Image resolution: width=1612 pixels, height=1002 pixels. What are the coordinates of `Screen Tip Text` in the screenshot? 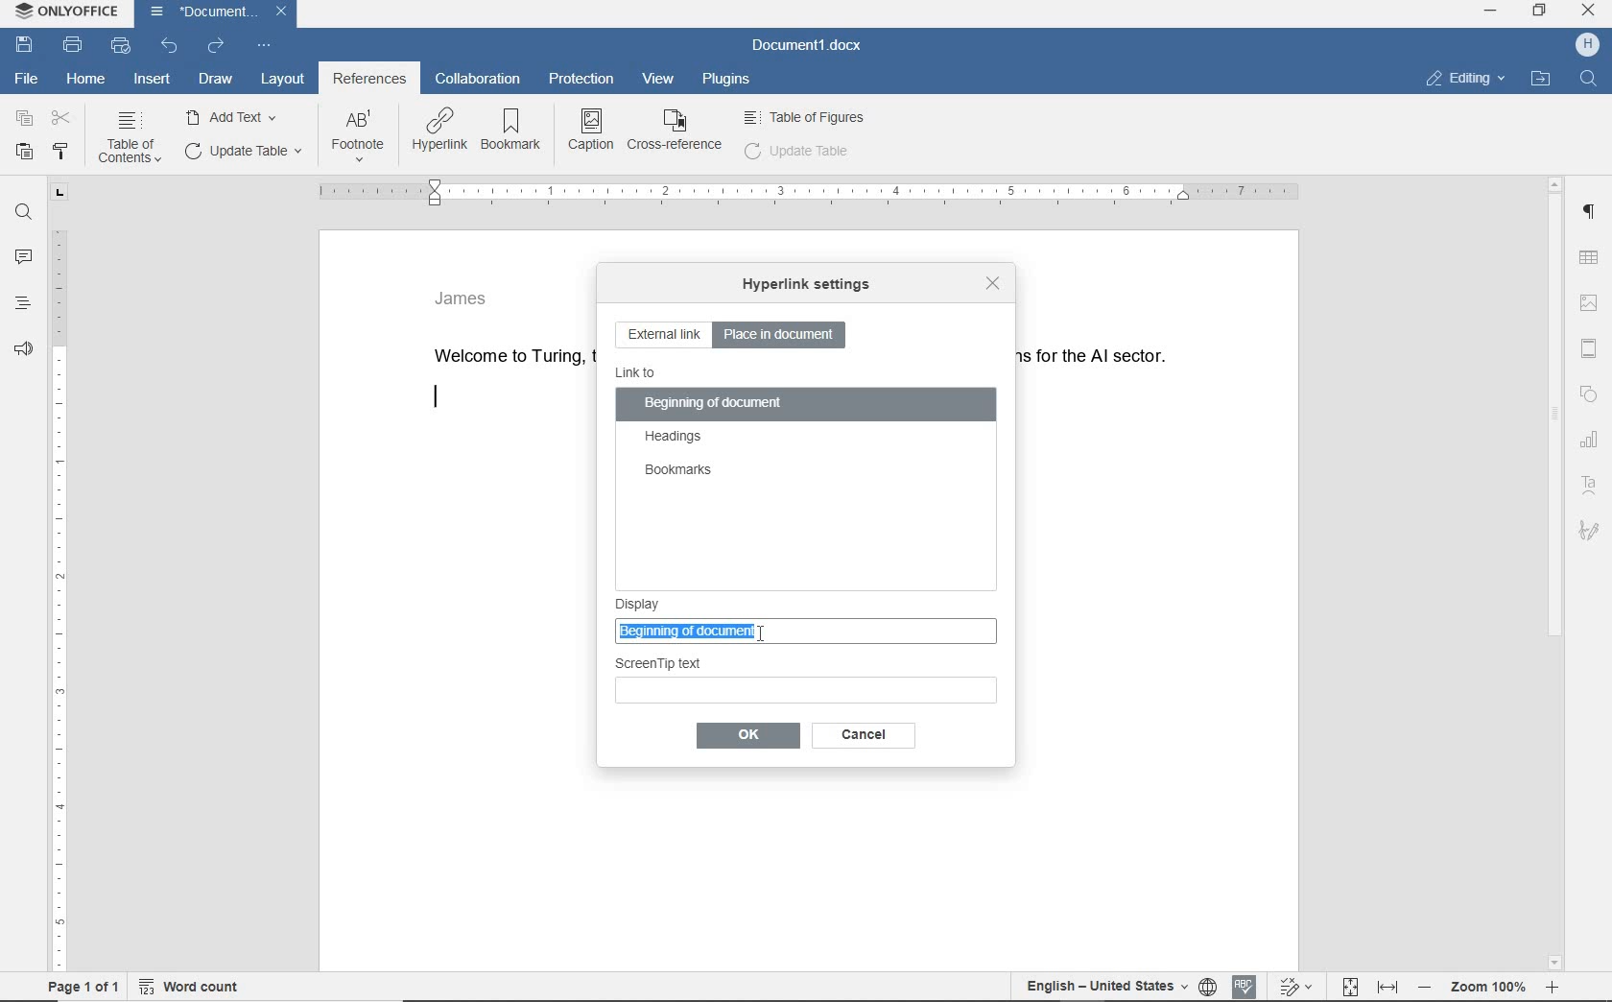 It's located at (807, 678).